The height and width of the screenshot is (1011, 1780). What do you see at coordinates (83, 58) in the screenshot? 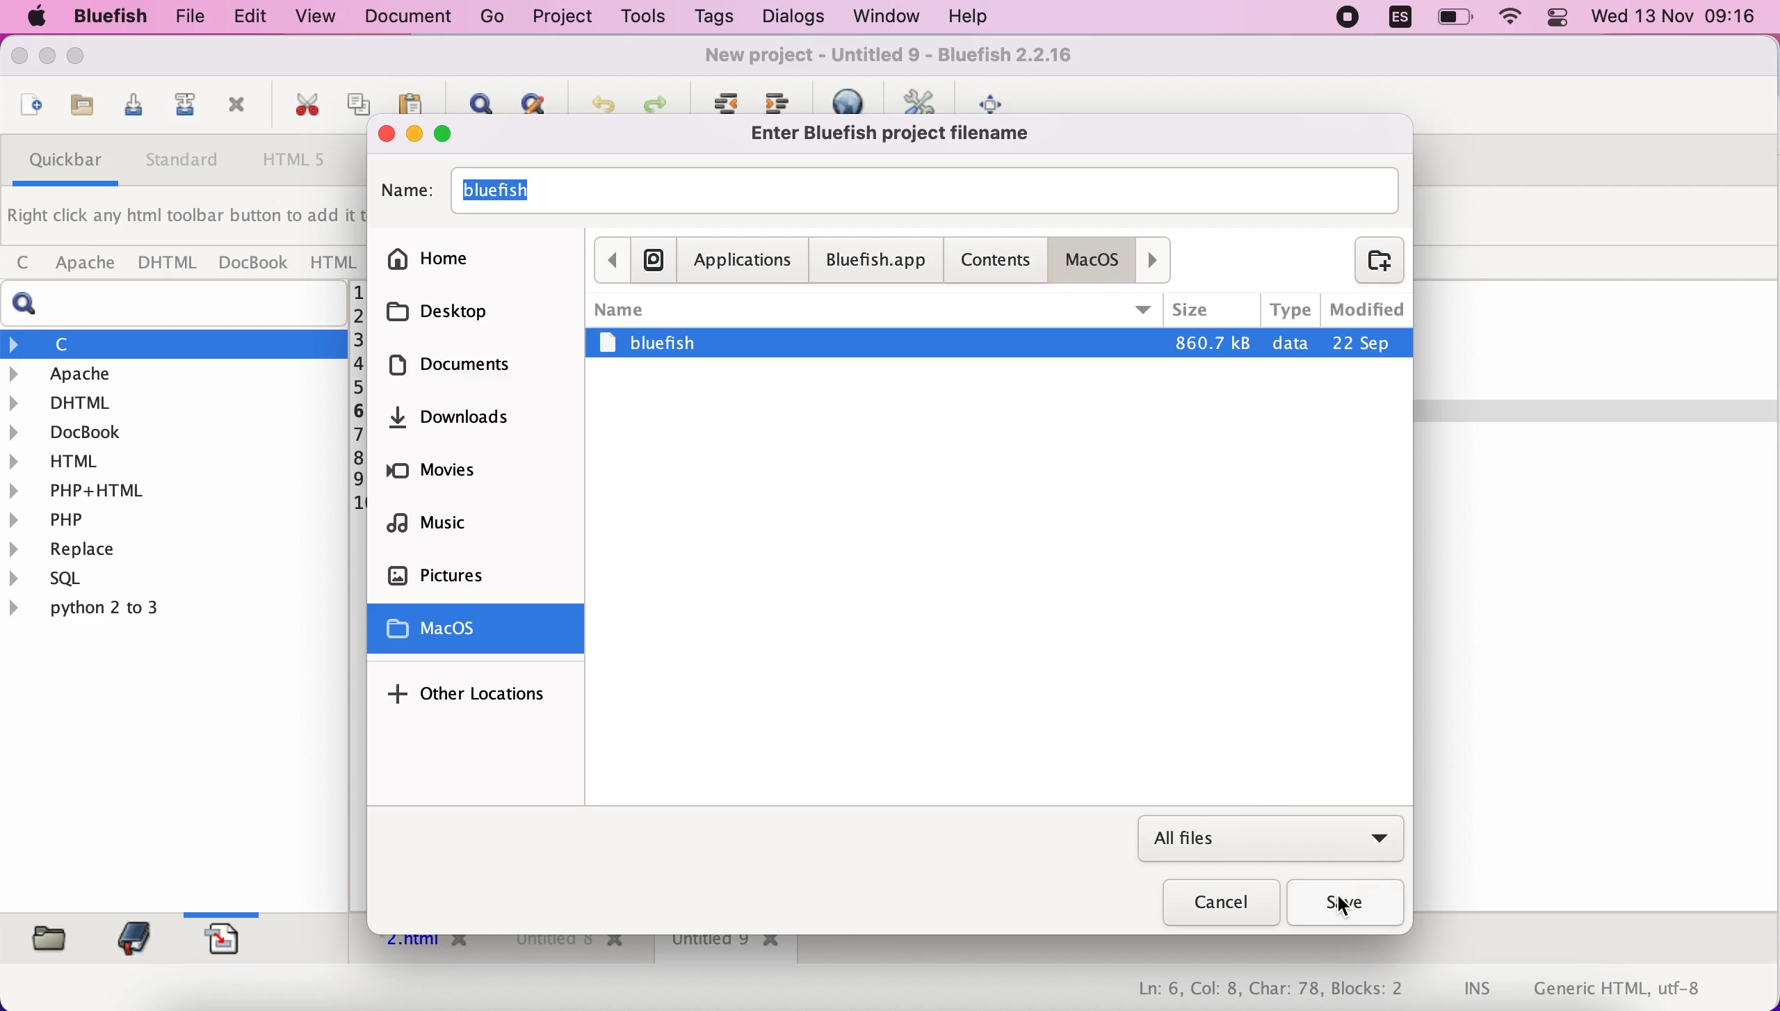
I see `Maximize` at bounding box center [83, 58].